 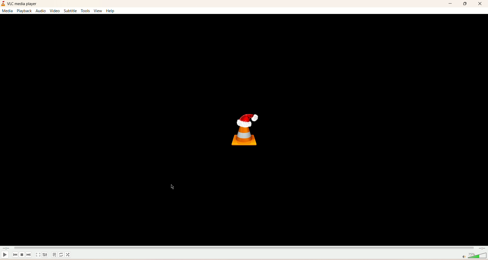 What do you see at coordinates (68, 255) in the screenshot?
I see `shuffle` at bounding box center [68, 255].